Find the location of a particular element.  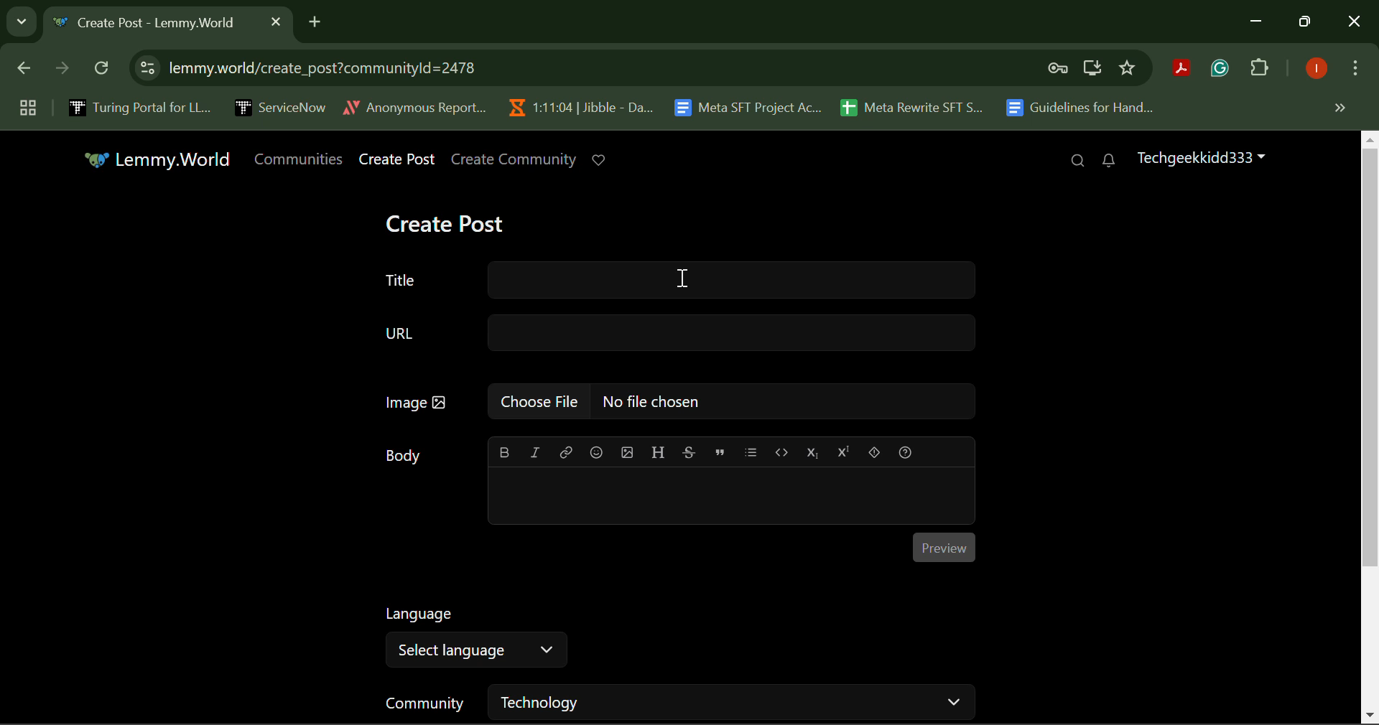

header is located at coordinates (656, 451).